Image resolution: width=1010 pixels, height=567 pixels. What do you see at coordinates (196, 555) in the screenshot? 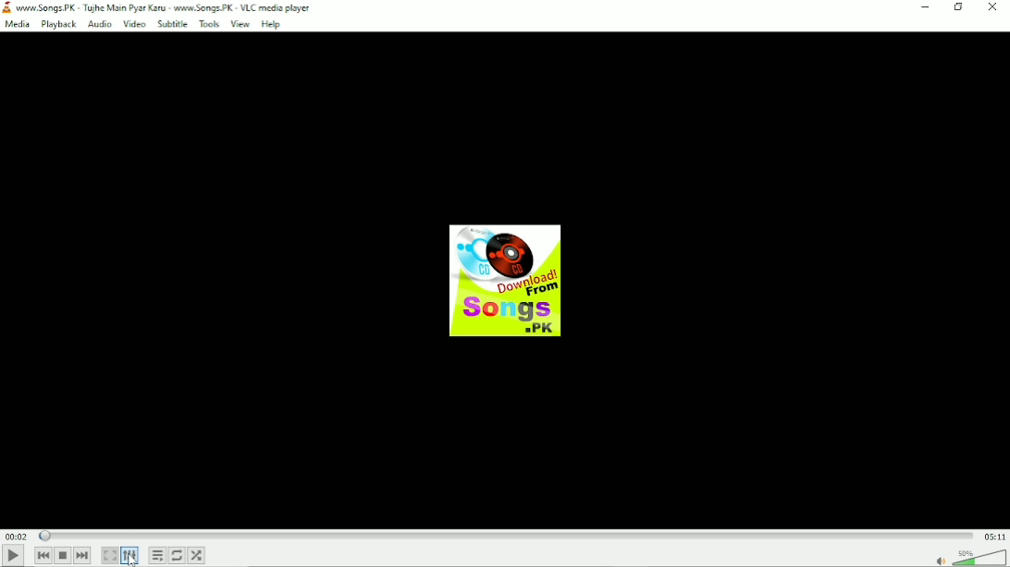
I see `random` at bounding box center [196, 555].